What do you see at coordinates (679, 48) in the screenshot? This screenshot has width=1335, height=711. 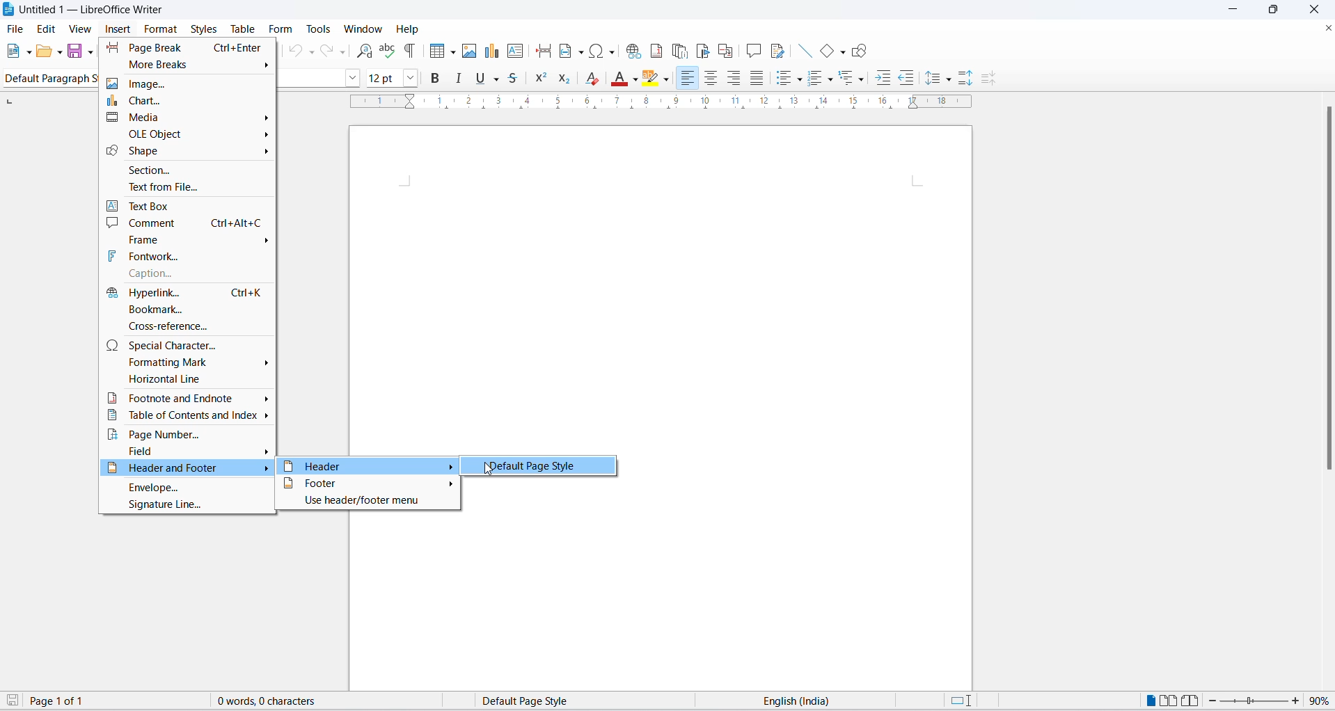 I see `insert endnote` at bounding box center [679, 48].